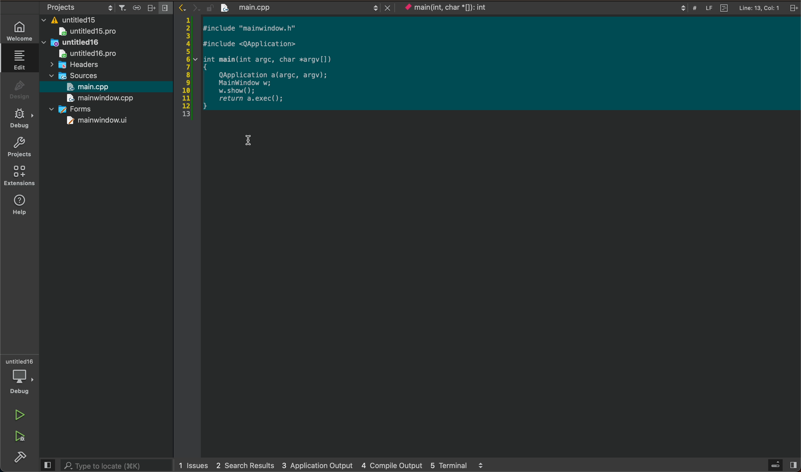 Image resolution: width=801 pixels, height=472 pixels. Describe the element at coordinates (23, 119) in the screenshot. I see `debug` at that location.